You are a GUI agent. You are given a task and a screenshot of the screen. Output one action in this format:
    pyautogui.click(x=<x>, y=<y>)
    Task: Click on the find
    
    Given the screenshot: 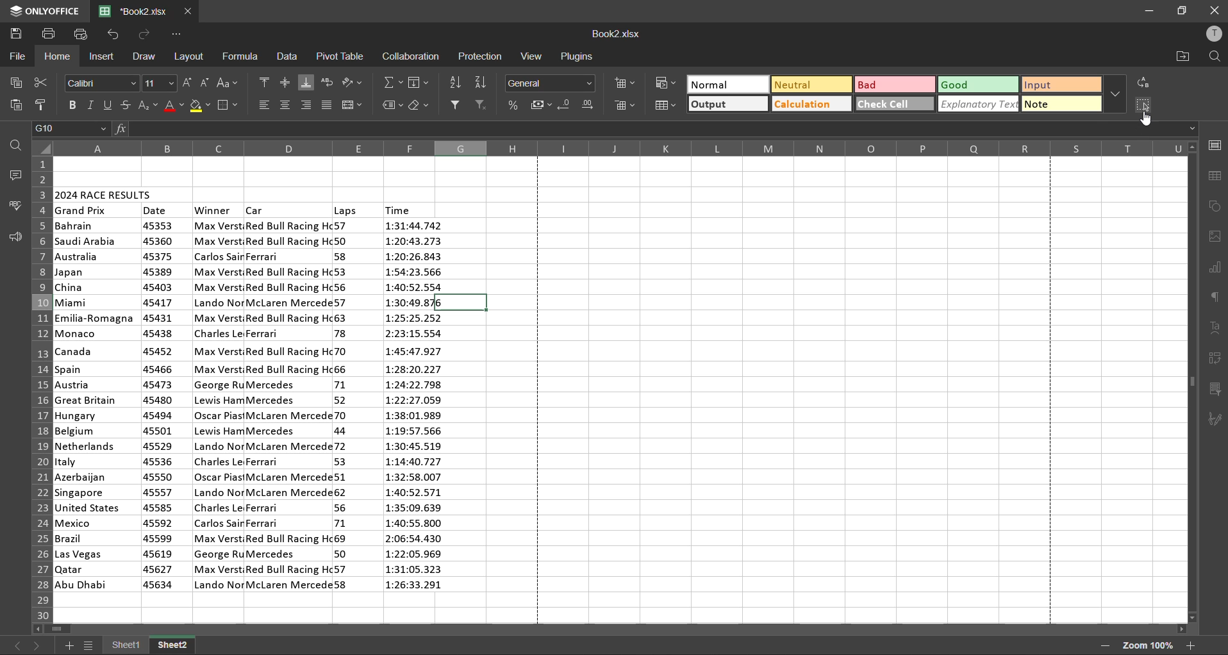 What is the action you would take?
    pyautogui.click(x=1211, y=56)
    